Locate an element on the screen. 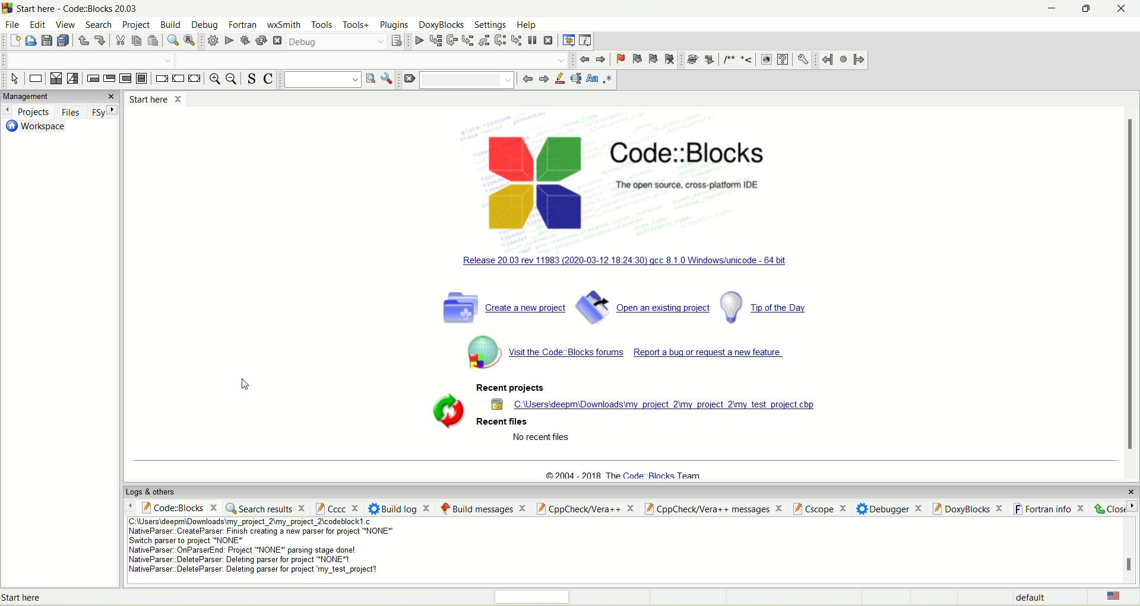  settings is located at coordinates (489, 25).